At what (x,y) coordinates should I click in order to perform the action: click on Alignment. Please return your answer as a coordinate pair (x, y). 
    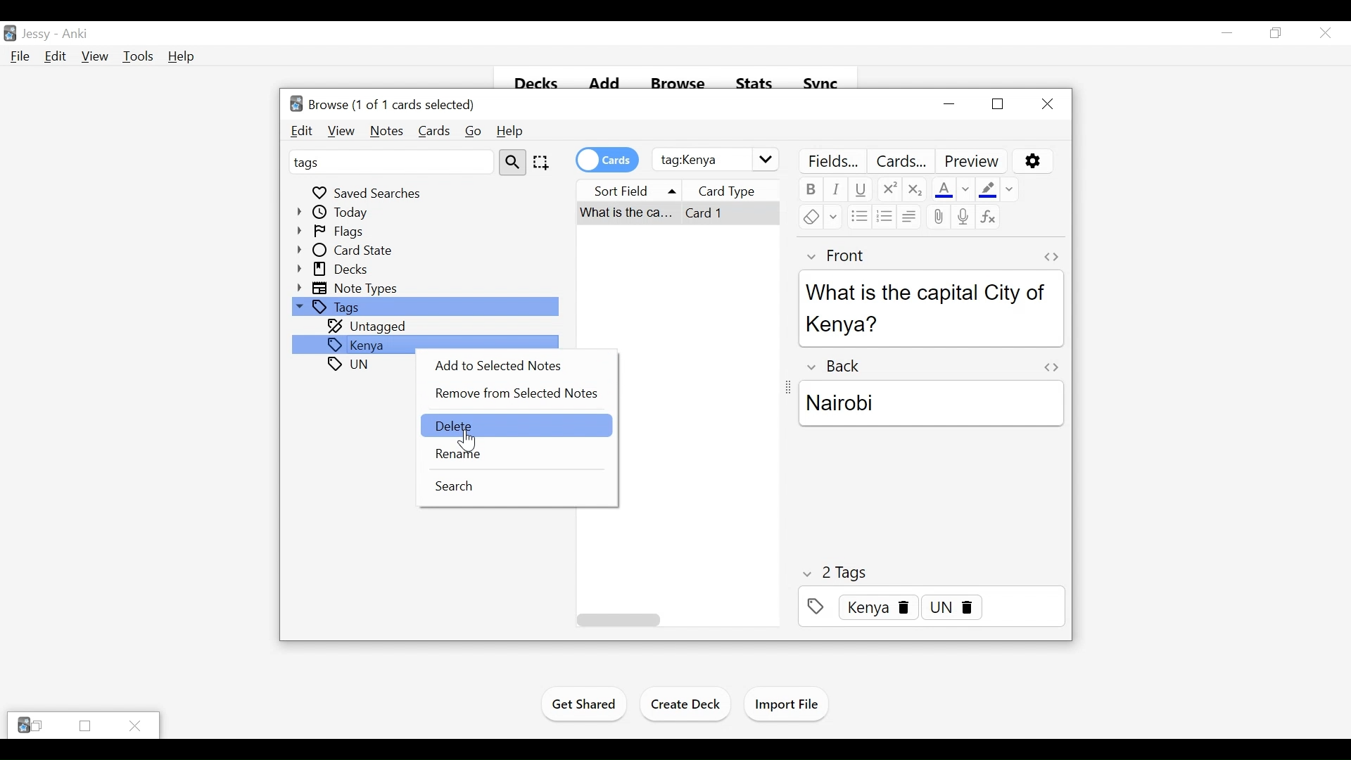
    Looking at the image, I should click on (909, 217).